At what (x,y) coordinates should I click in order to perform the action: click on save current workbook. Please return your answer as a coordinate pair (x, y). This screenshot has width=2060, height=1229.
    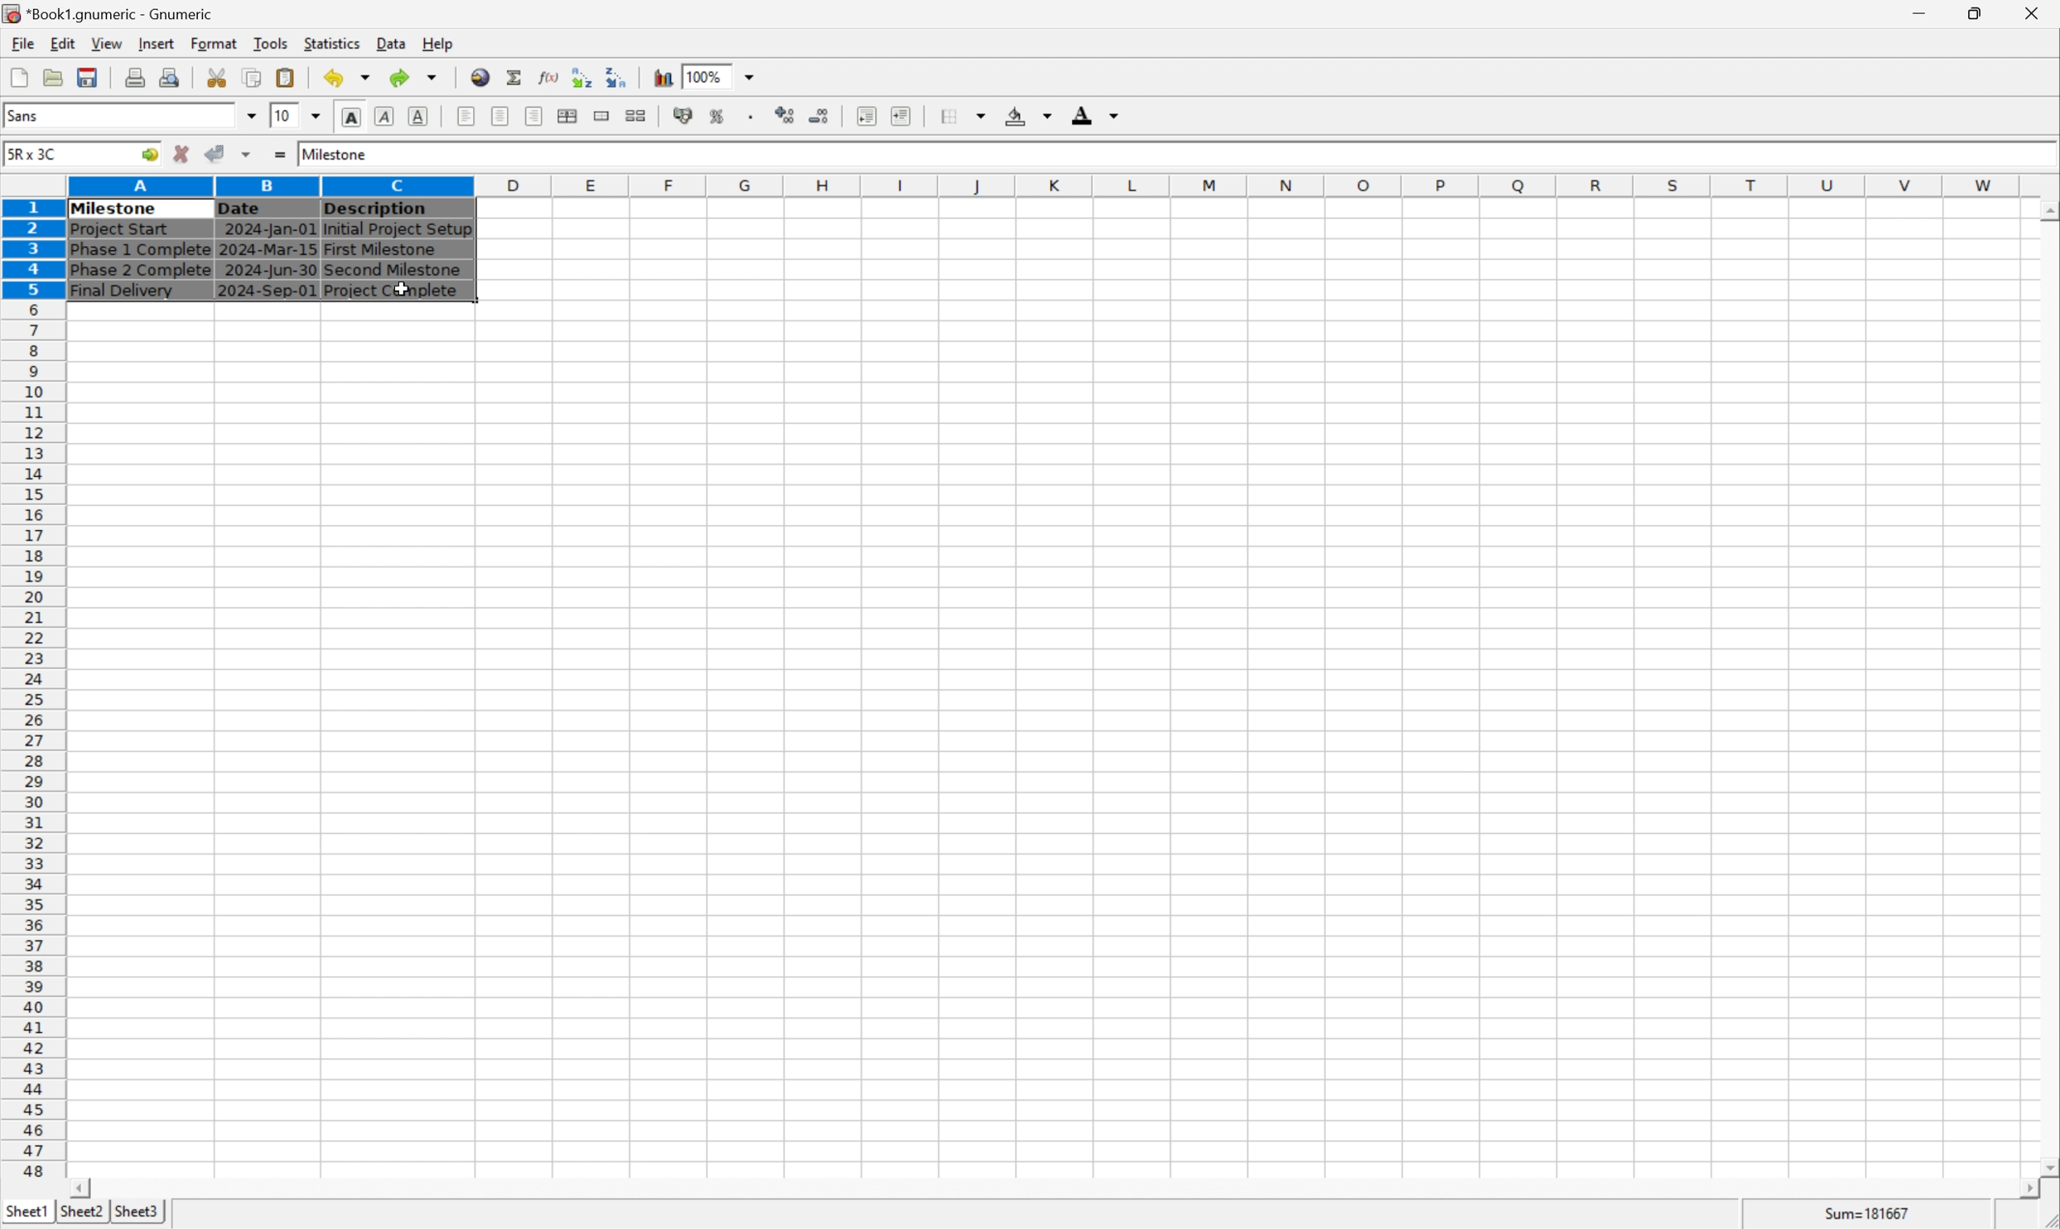
    Looking at the image, I should click on (88, 79).